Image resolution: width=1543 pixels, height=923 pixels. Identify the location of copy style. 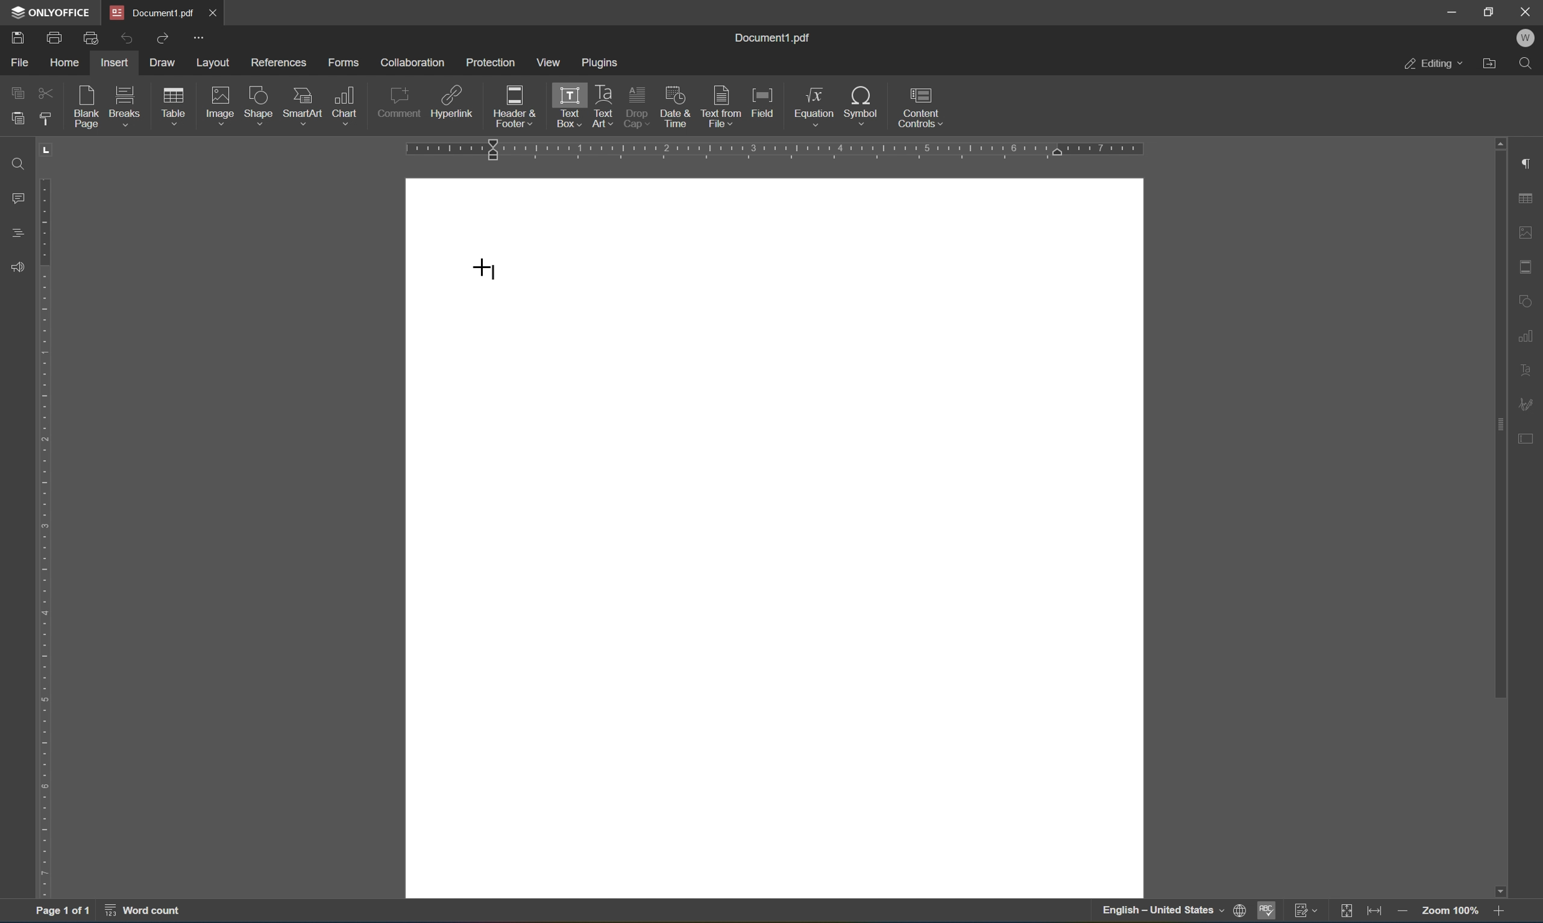
(45, 119).